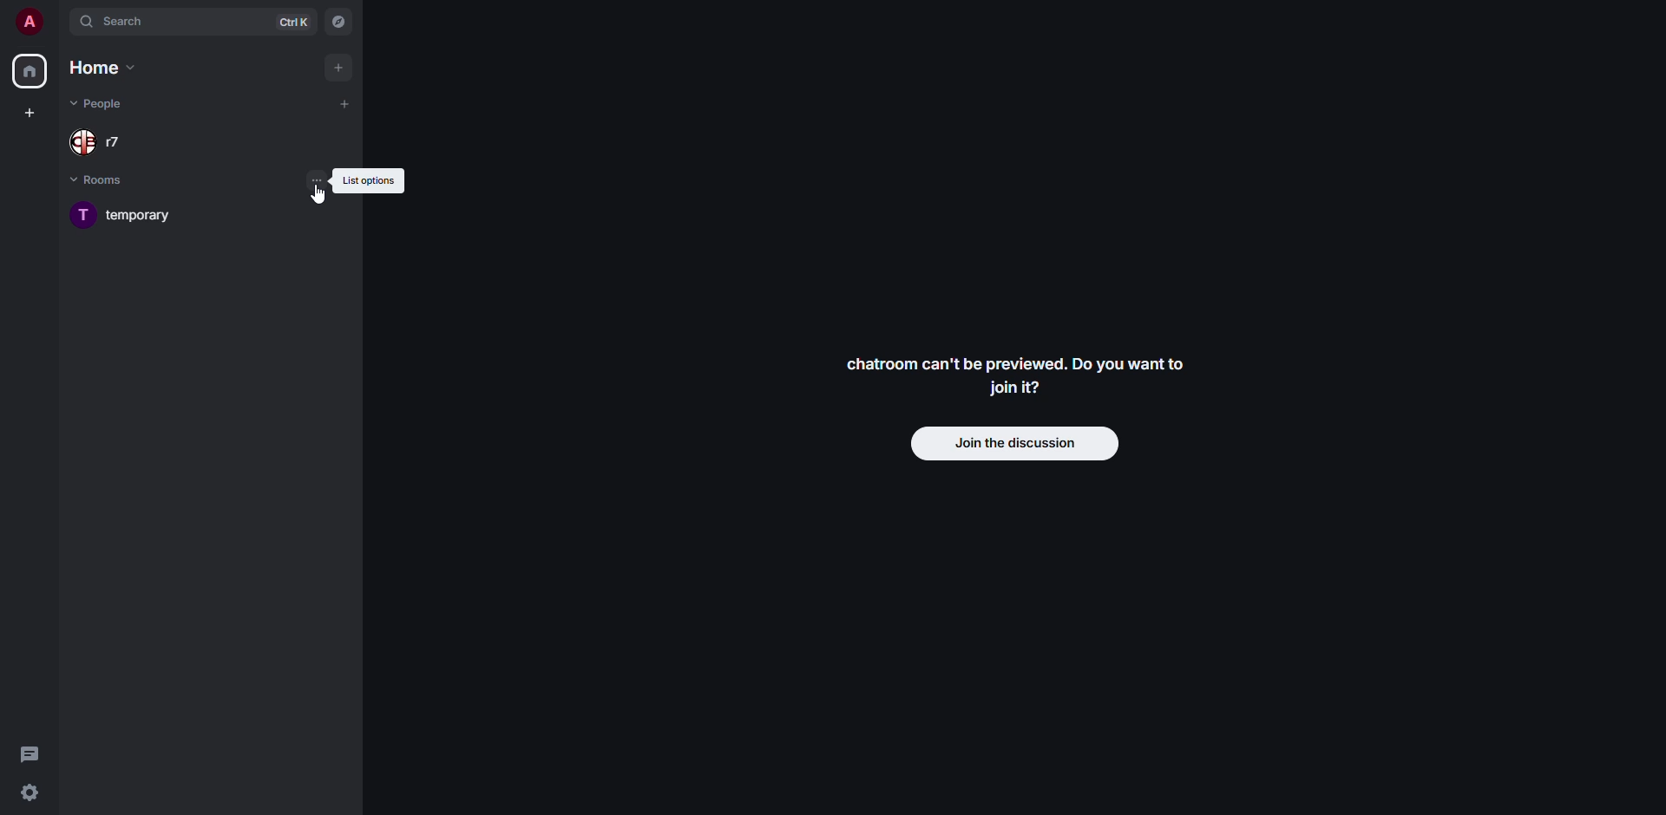 This screenshot has height=815, width=1666. I want to click on profile, so click(30, 23).